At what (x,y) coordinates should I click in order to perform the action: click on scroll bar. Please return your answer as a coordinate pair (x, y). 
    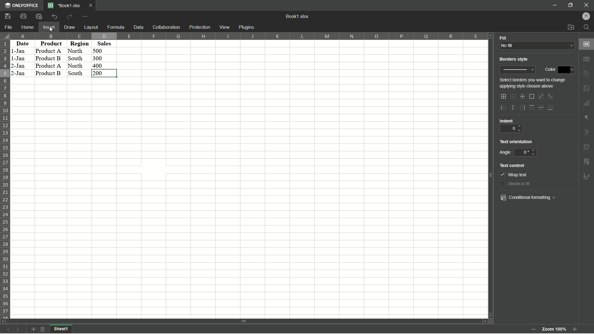
    Looking at the image, I should click on (244, 321).